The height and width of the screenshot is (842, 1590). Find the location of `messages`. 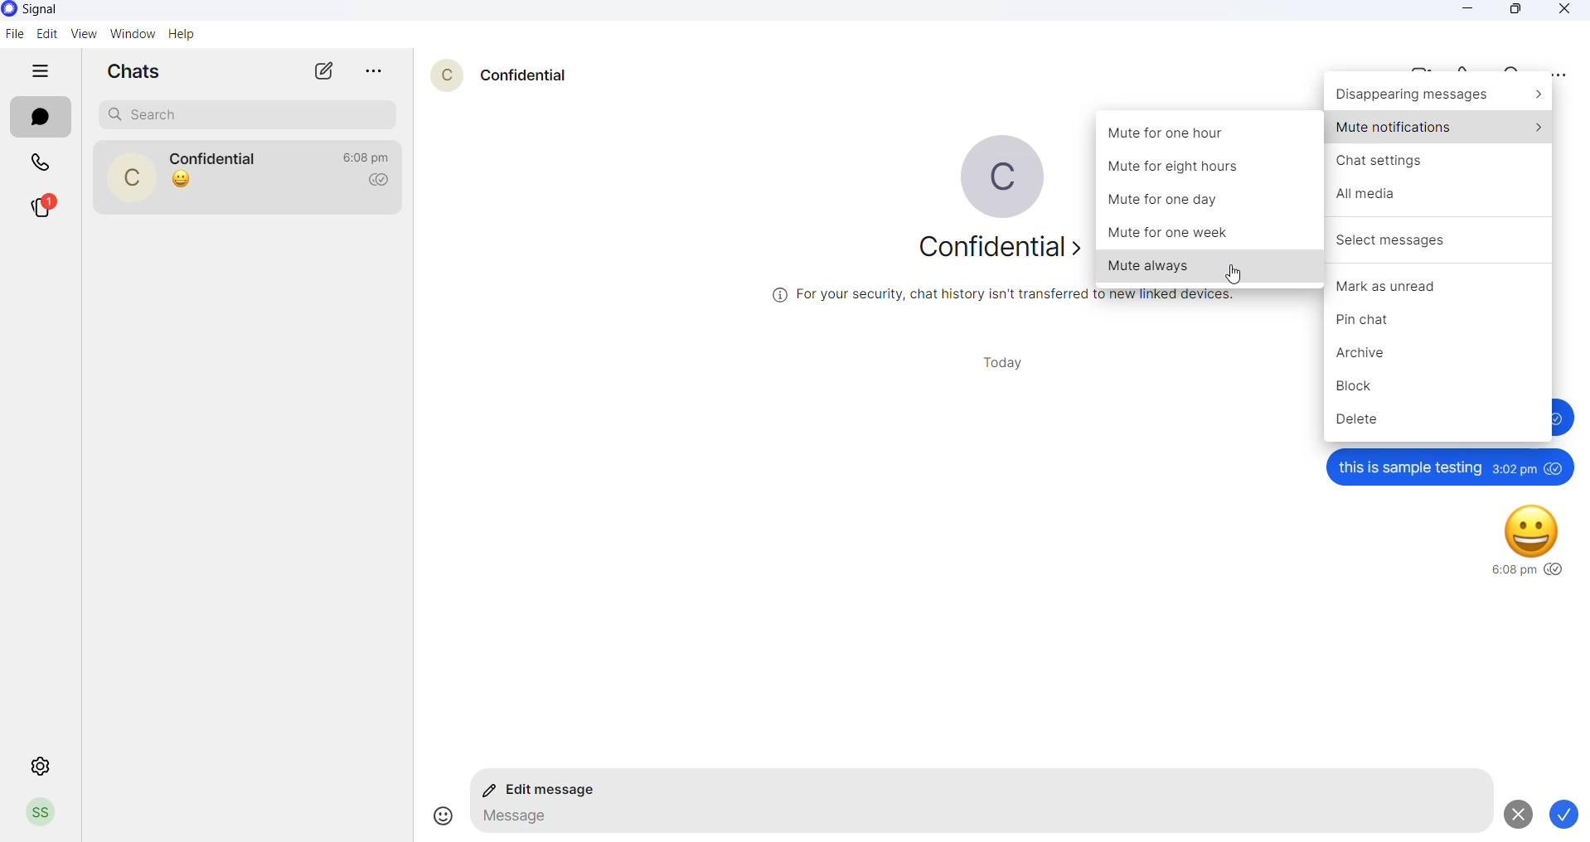

messages is located at coordinates (42, 119).